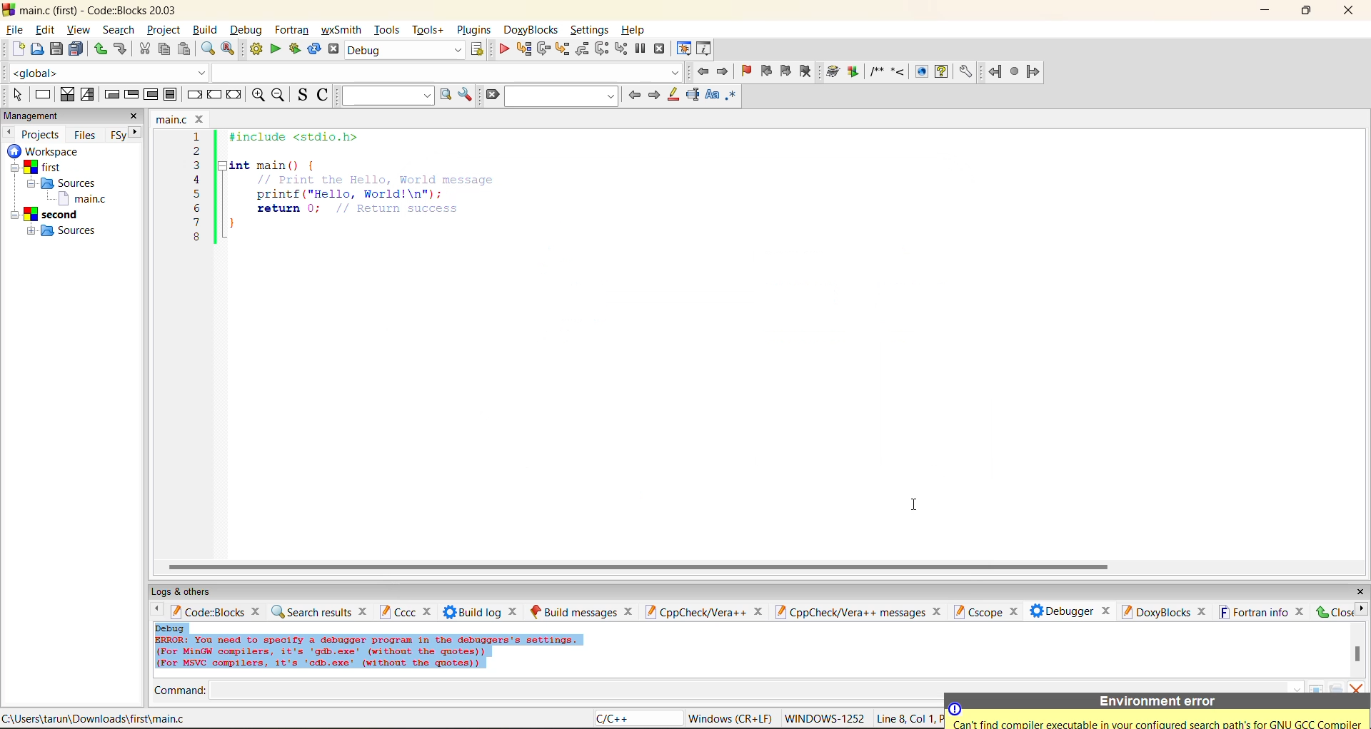 This screenshot has width=1371, height=729. I want to click on stop, so click(1015, 72).